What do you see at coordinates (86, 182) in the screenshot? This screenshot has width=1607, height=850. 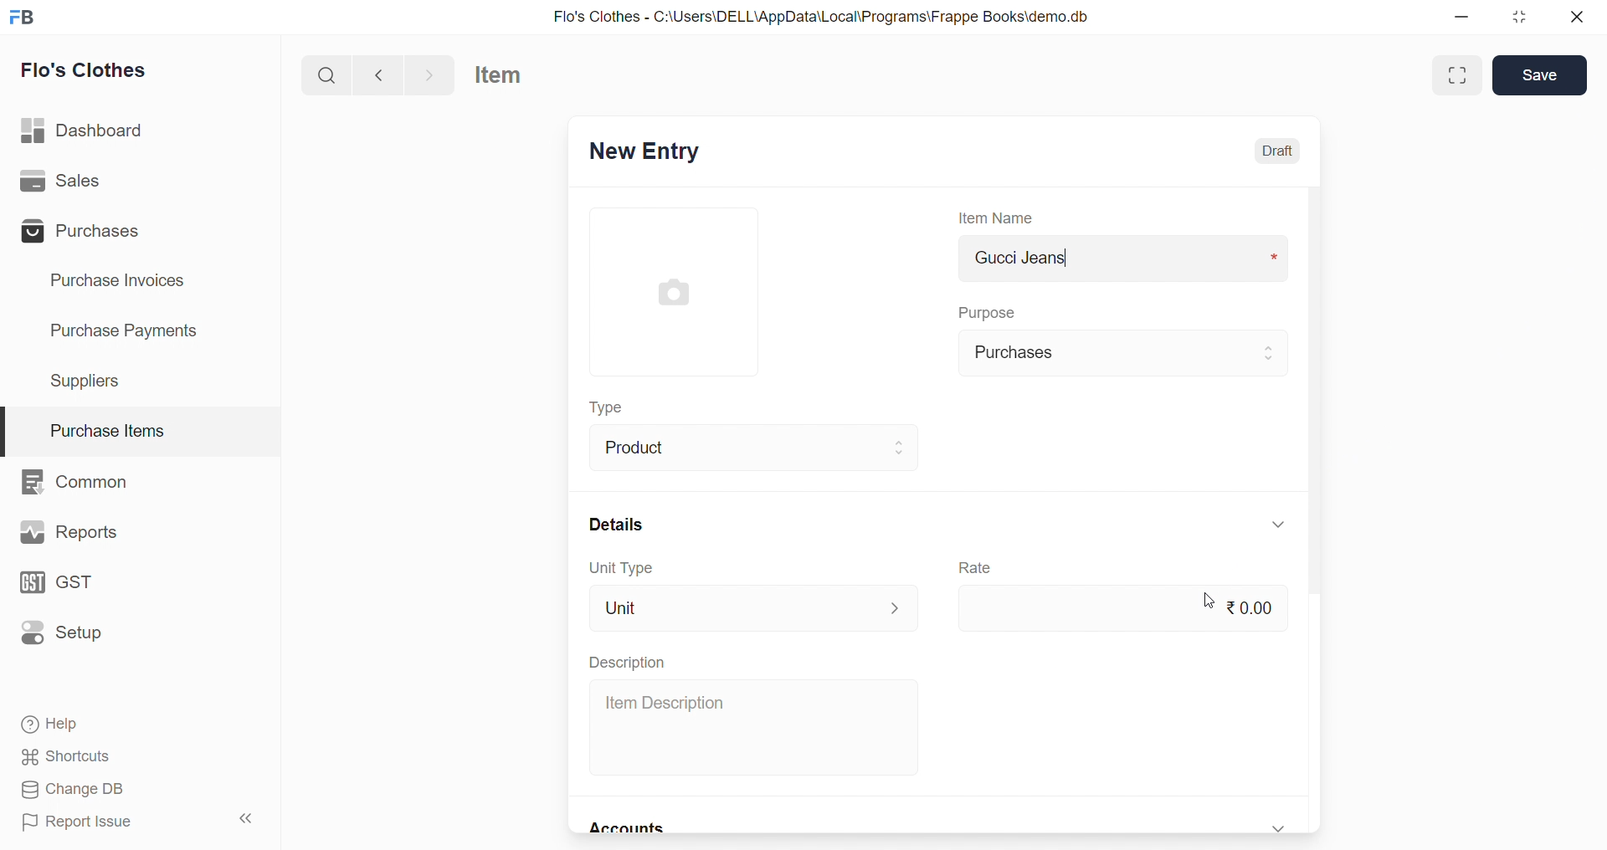 I see `Sales` at bounding box center [86, 182].